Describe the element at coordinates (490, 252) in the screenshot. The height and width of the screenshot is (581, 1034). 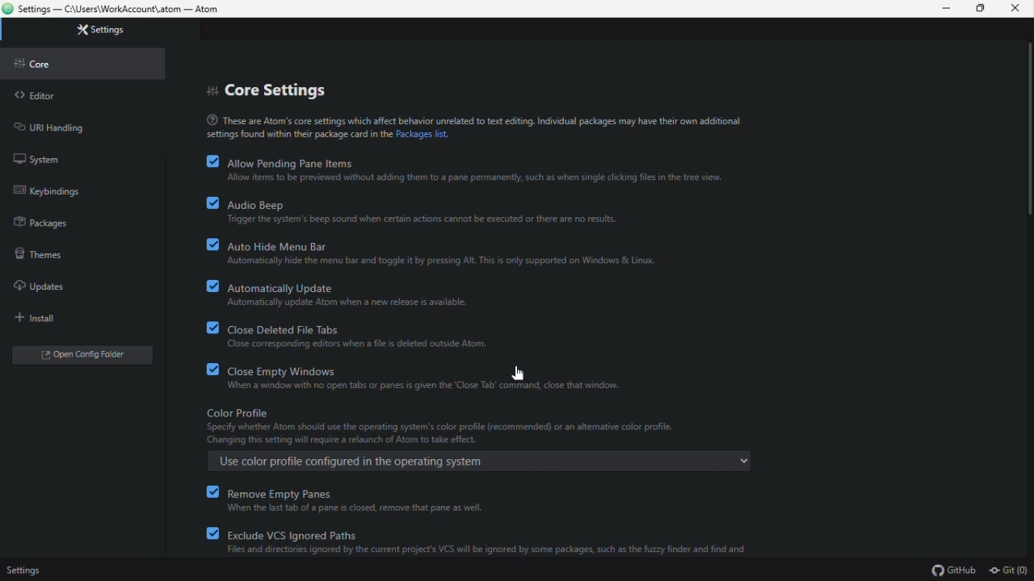
I see `Auto hide menu bar` at that location.